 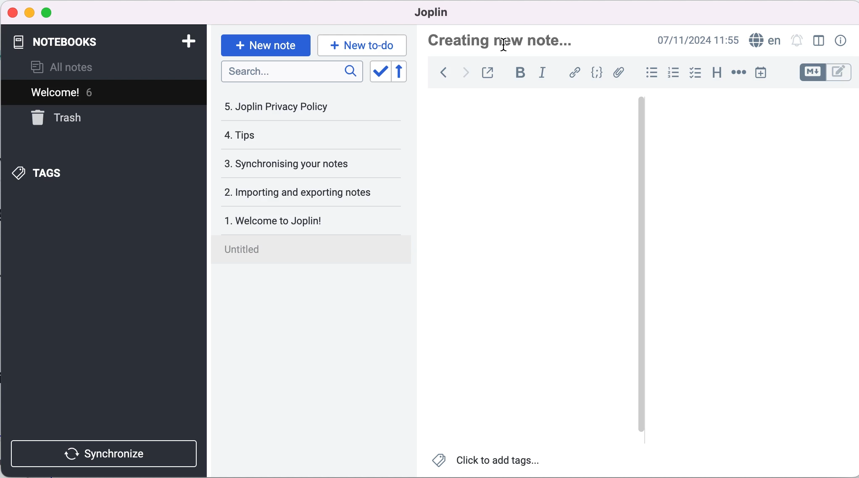 I want to click on check box, so click(x=693, y=73).